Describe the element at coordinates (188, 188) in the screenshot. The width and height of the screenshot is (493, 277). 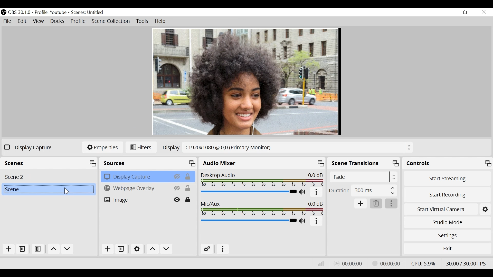
I see `(un)lock` at that location.